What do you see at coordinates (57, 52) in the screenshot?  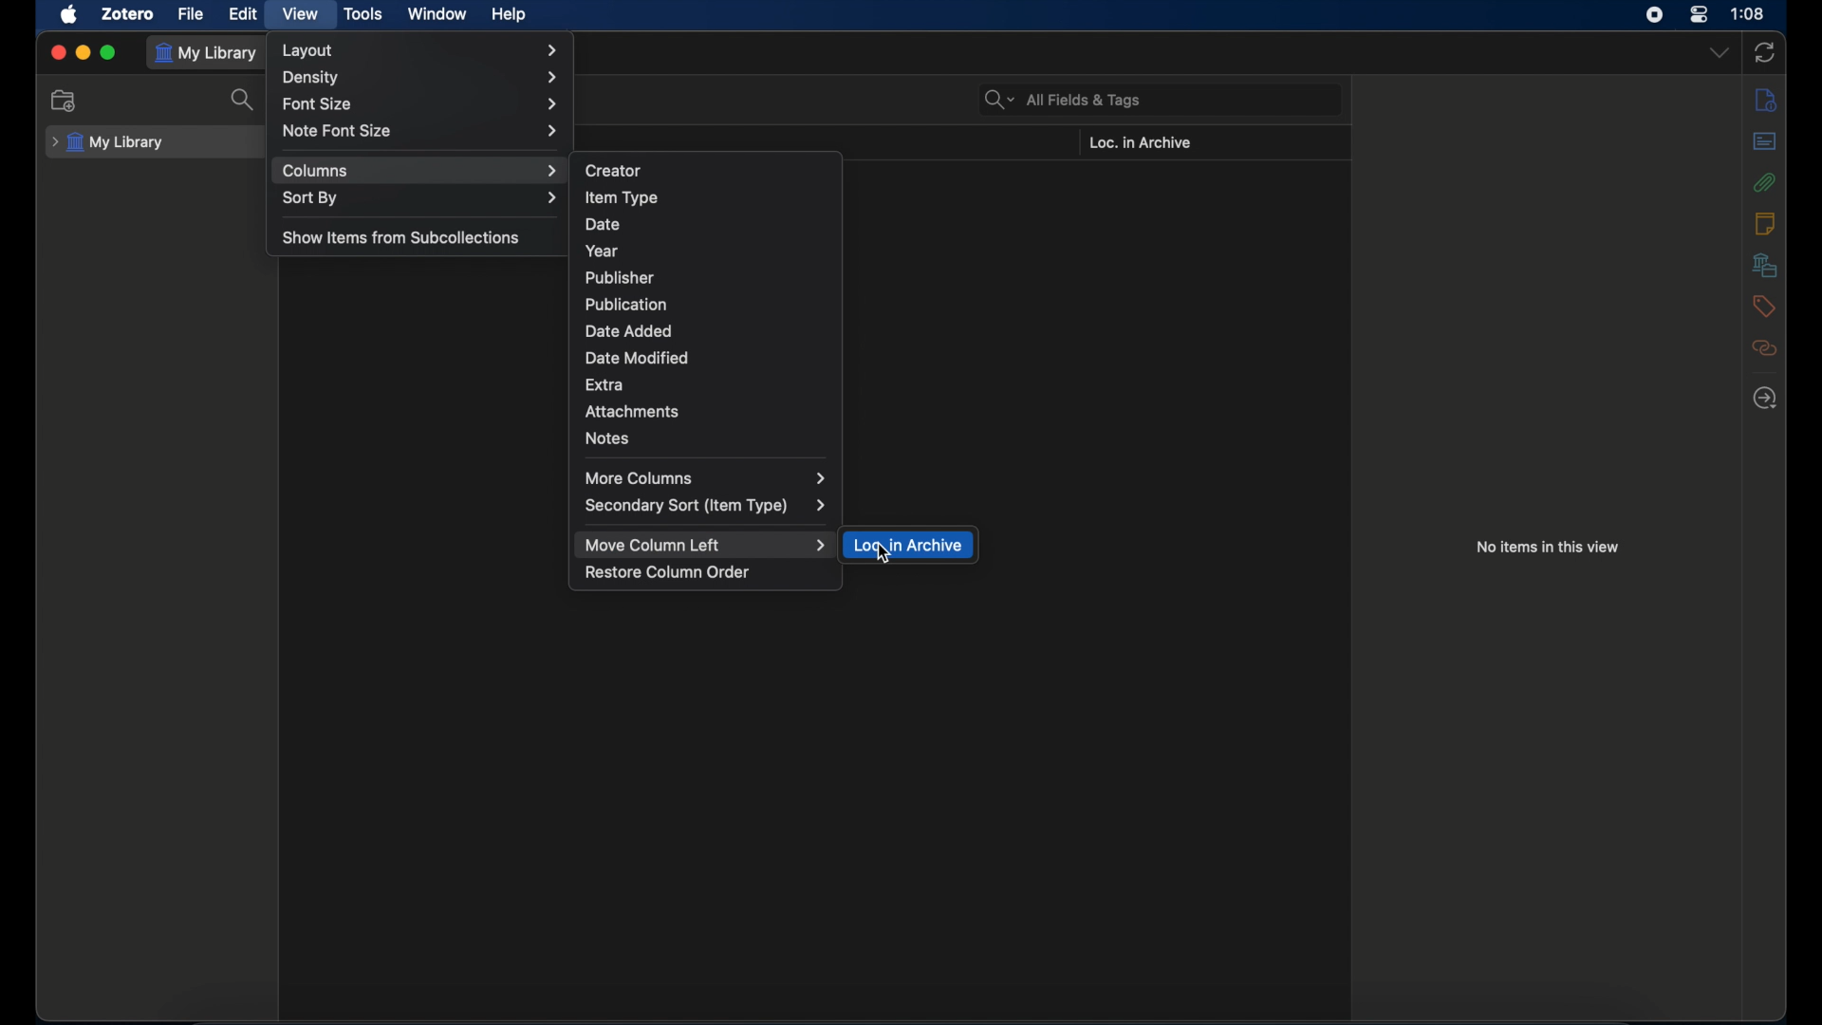 I see `close` at bounding box center [57, 52].